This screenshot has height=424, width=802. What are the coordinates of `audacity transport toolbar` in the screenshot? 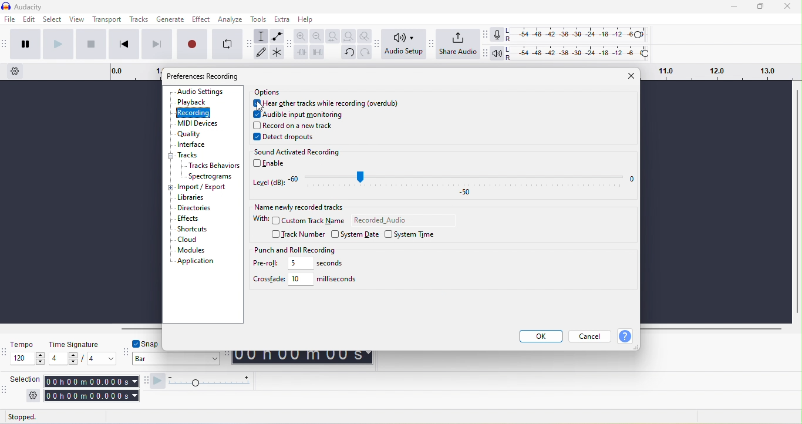 It's located at (5, 44).